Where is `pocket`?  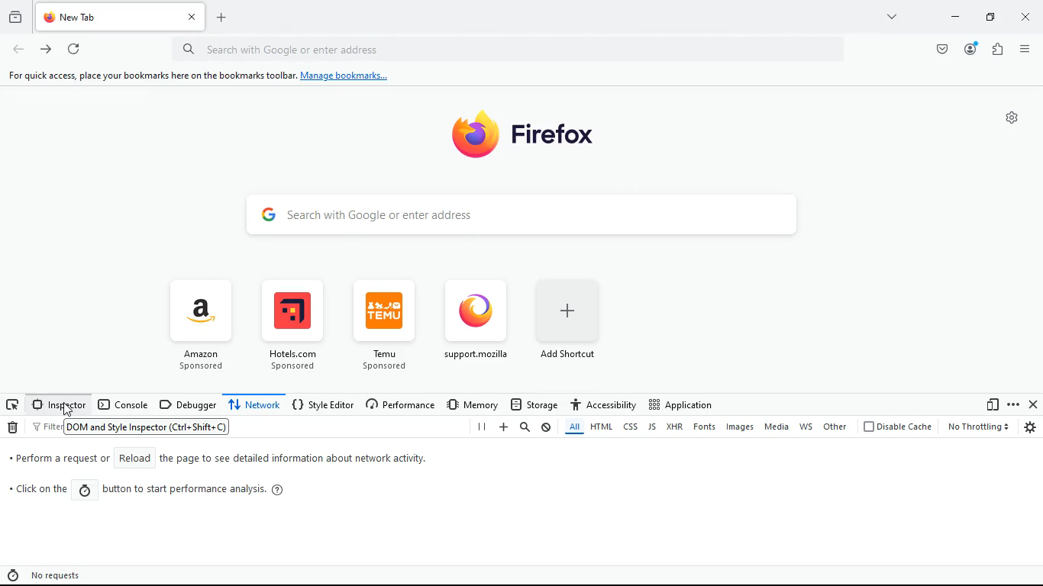 pocket is located at coordinates (939, 49).